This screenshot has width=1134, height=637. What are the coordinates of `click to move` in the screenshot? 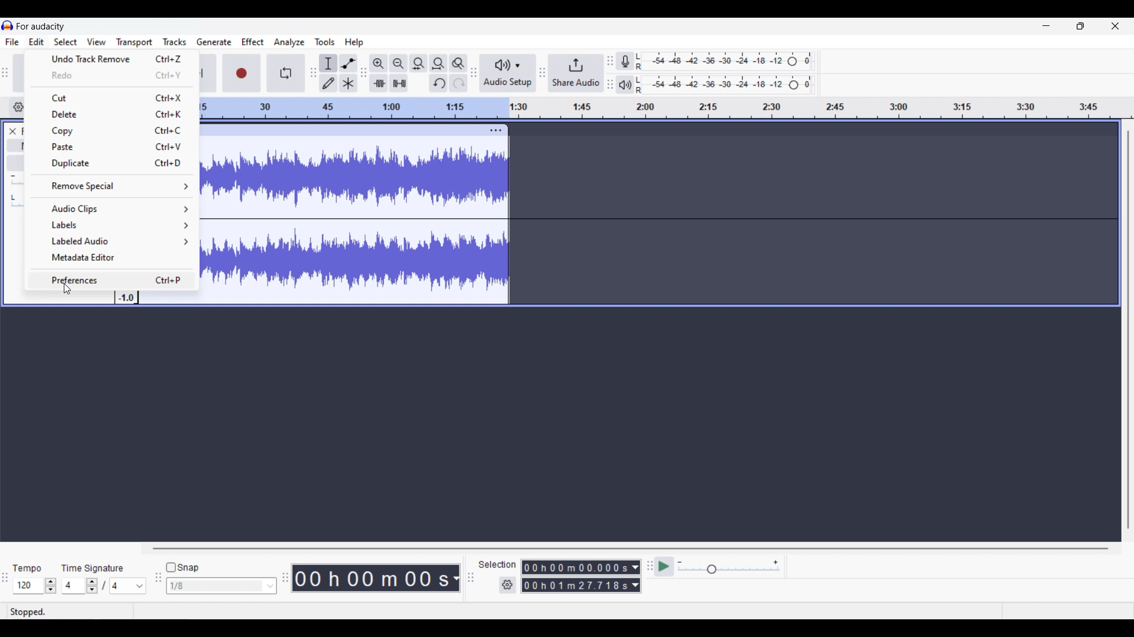 It's located at (341, 129).